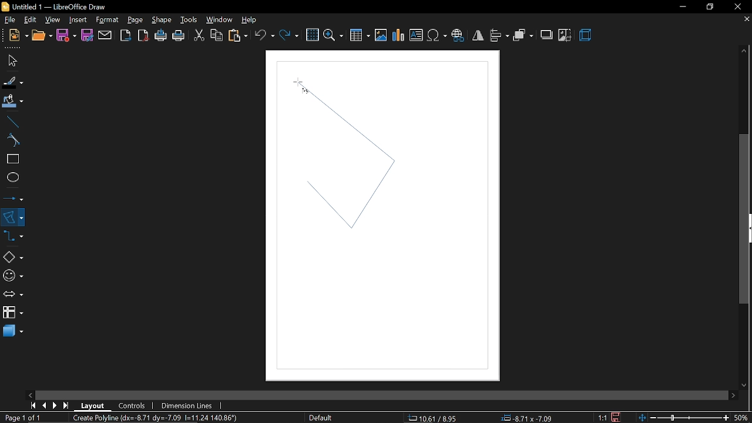 The image size is (752, 423). What do you see at coordinates (12, 313) in the screenshot?
I see `flowchart` at bounding box center [12, 313].